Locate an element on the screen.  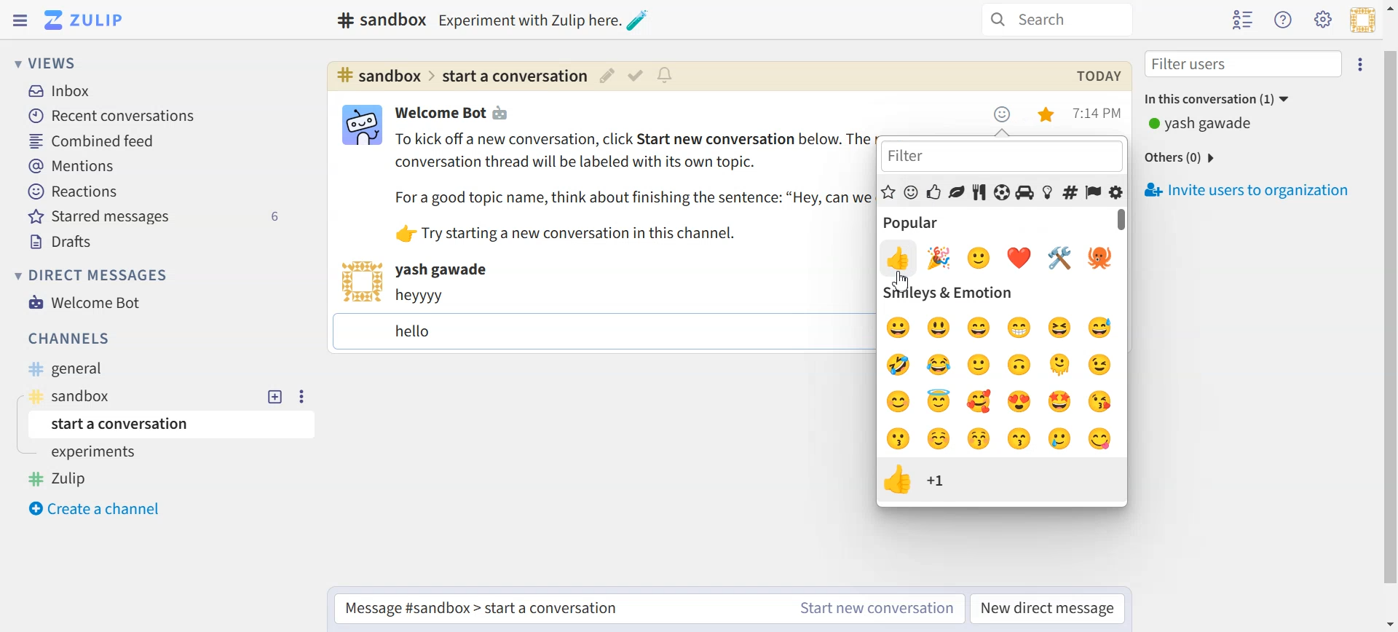
New topic is located at coordinates (276, 397).